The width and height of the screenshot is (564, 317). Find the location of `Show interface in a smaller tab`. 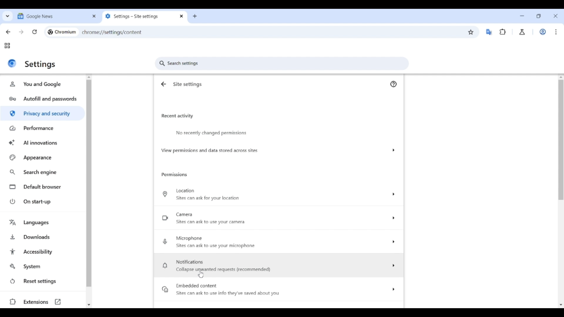

Show interface in a smaller tab is located at coordinates (538, 16).